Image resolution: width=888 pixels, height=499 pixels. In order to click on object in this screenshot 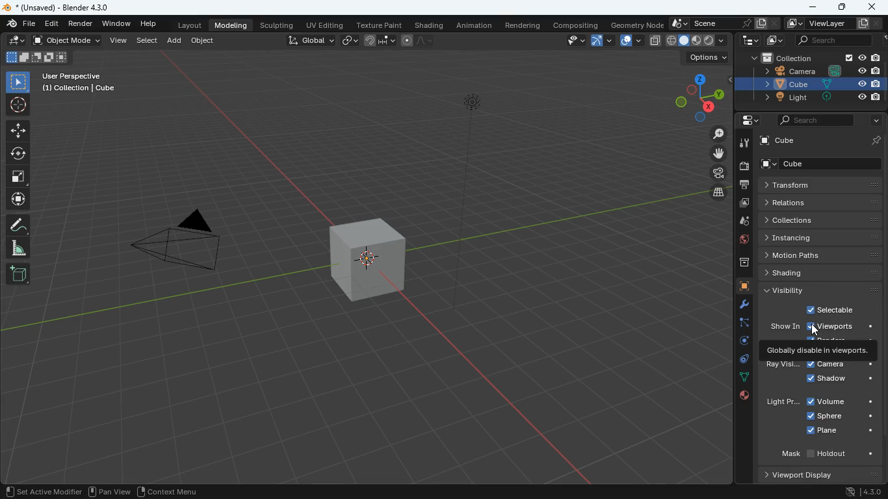, I will do `click(203, 40)`.